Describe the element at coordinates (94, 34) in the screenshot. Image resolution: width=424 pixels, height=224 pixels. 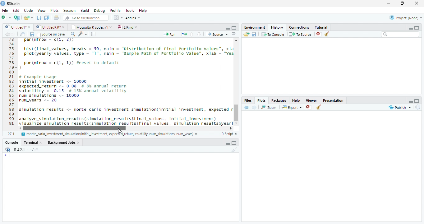
I see `Compile Report` at that location.